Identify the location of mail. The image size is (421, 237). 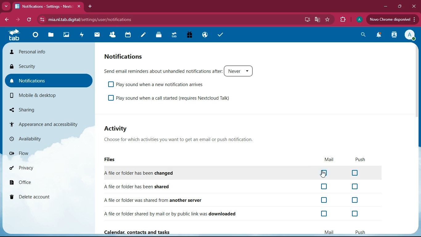
(329, 160).